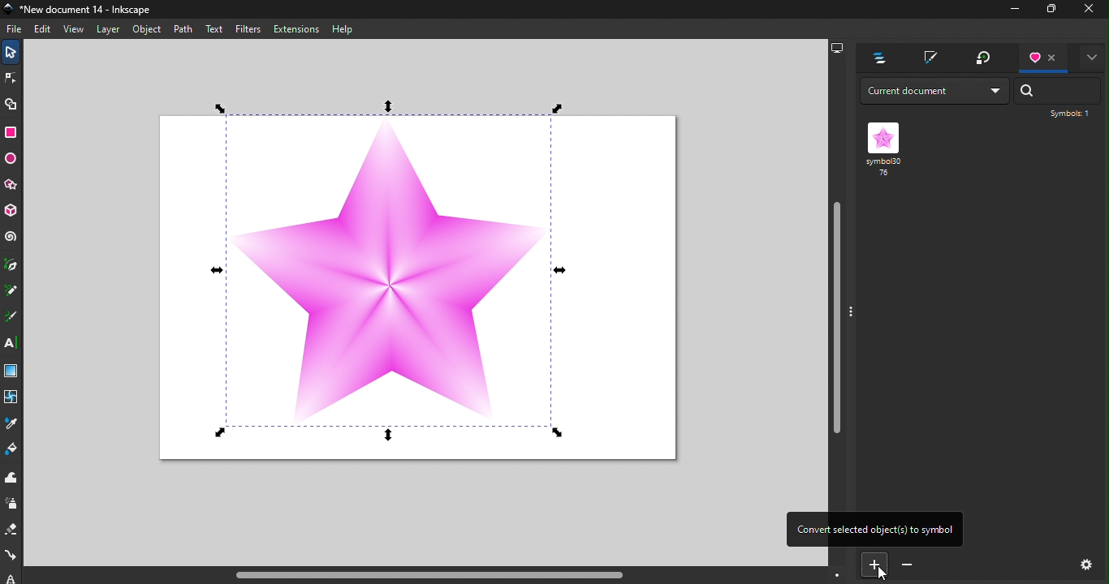 Image resolution: width=1109 pixels, height=584 pixels. I want to click on Convert selected symbol to object, so click(903, 565).